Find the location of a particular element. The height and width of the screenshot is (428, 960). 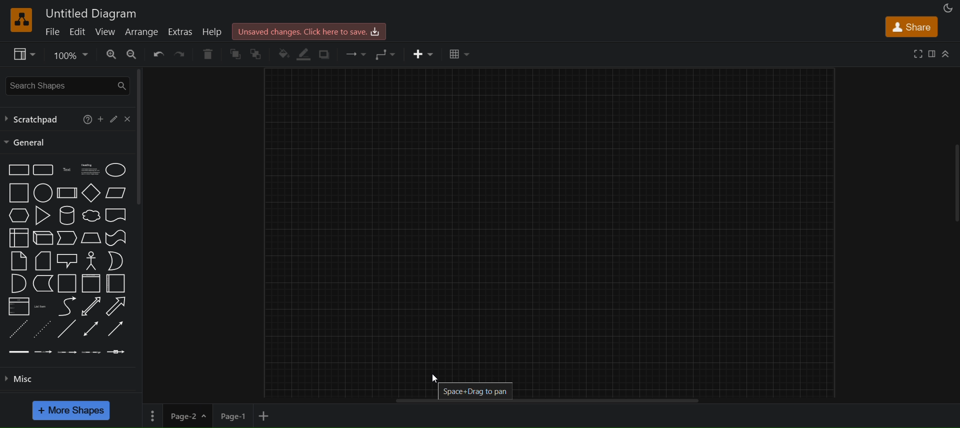

fill color is located at coordinates (283, 52).